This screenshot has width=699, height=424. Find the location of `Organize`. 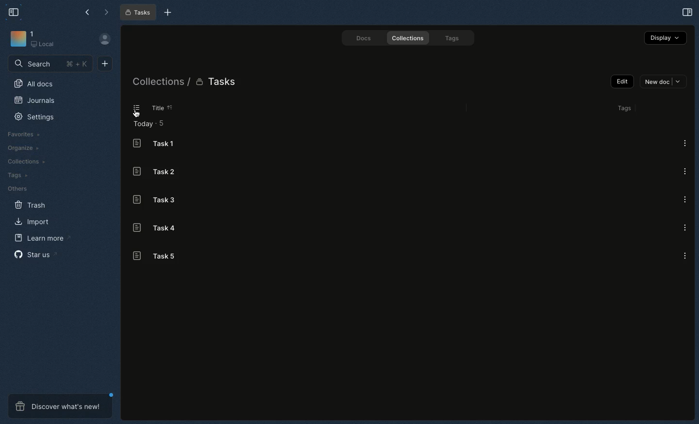

Organize is located at coordinates (23, 149).